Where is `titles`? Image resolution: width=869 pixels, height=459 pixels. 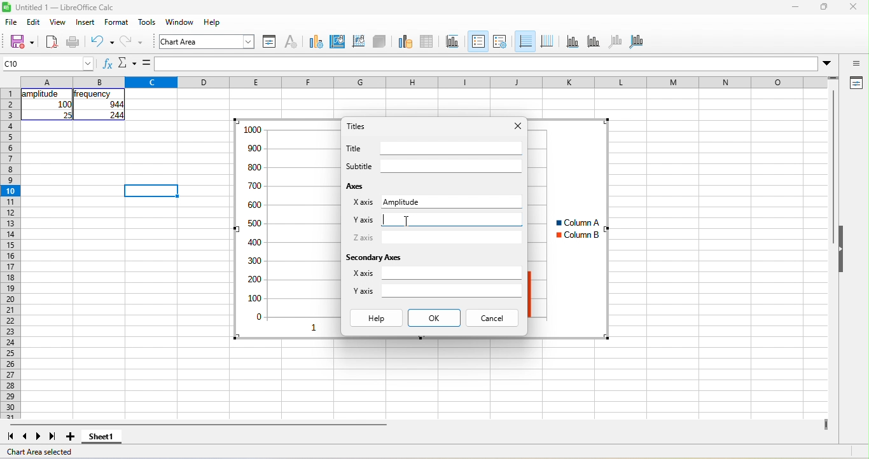 titles is located at coordinates (356, 126).